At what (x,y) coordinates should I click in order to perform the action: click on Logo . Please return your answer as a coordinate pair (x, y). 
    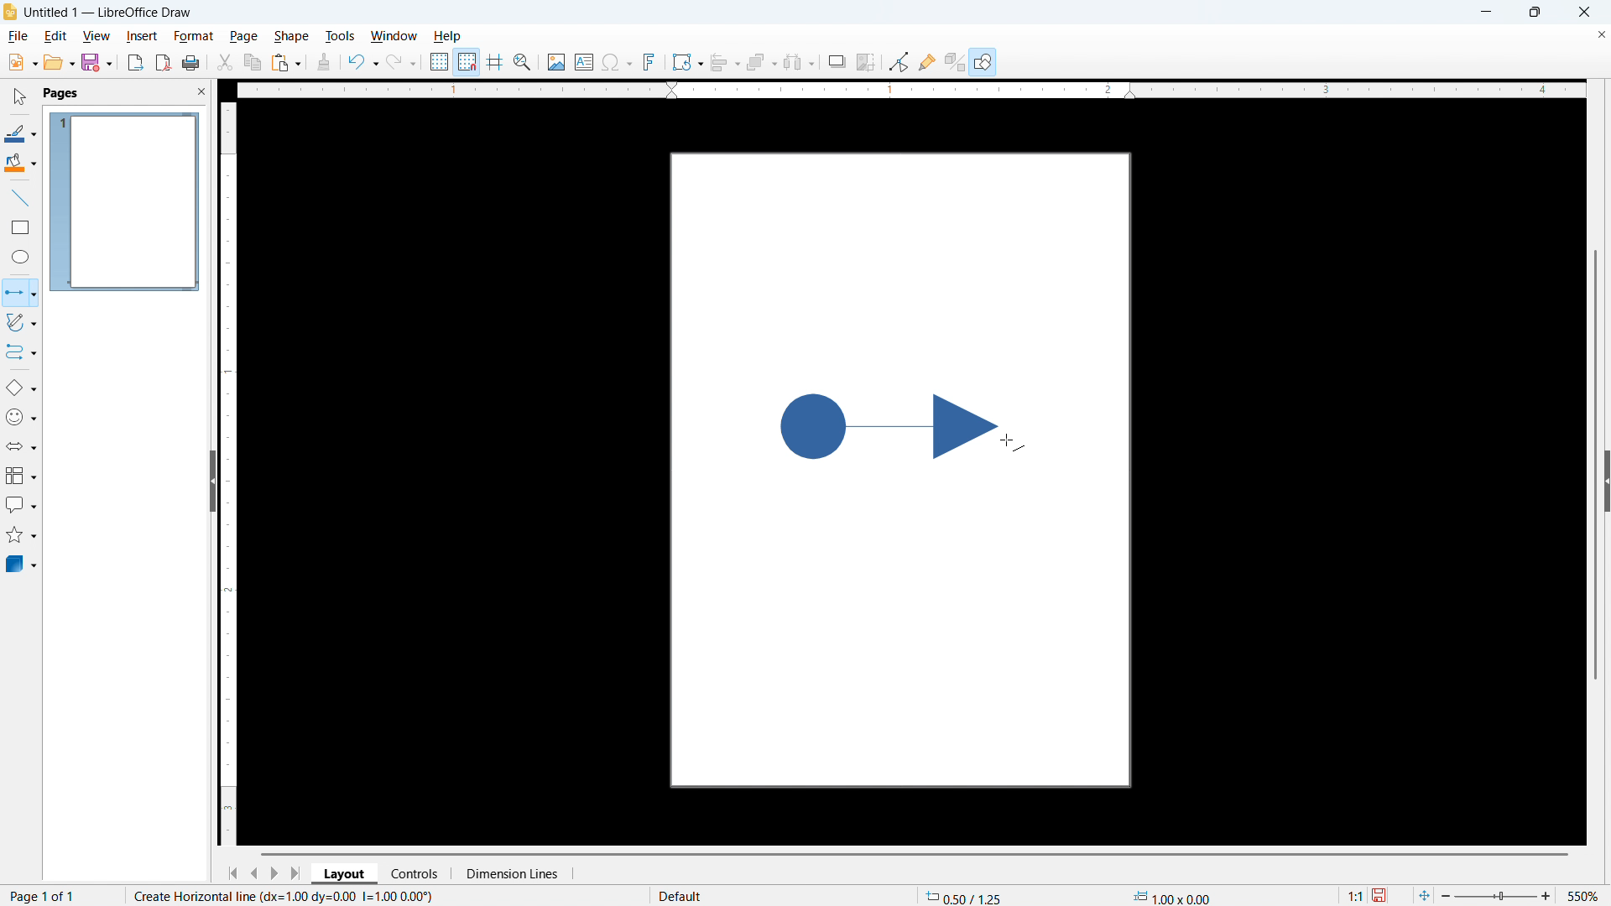
    Looking at the image, I should click on (11, 12).